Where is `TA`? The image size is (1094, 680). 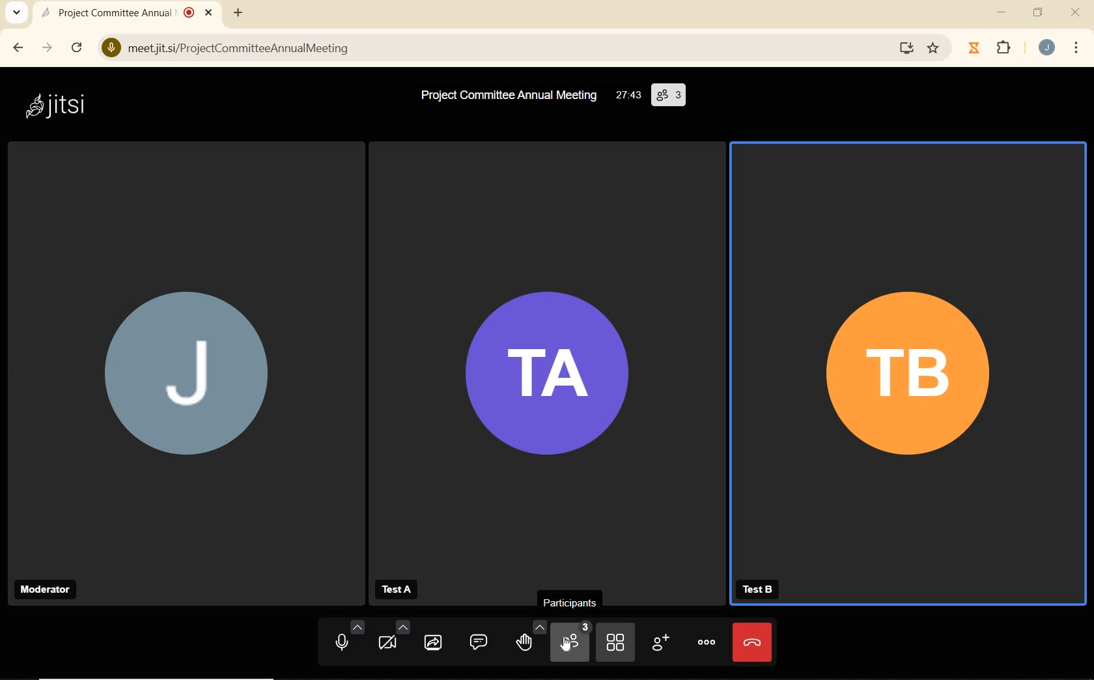 TA is located at coordinates (545, 353).